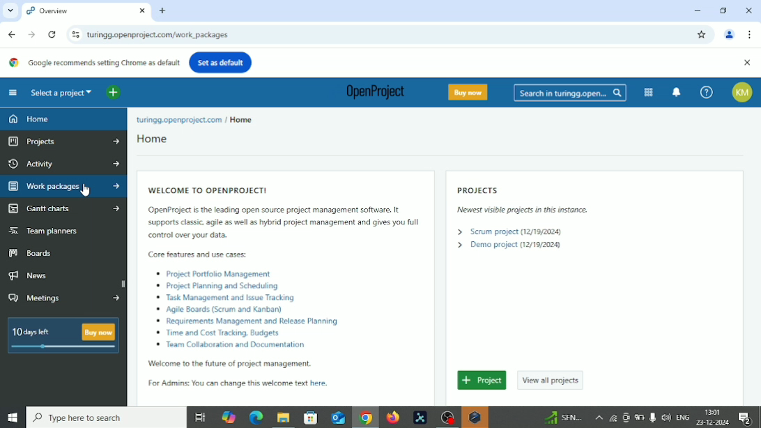 This screenshot has height=428, width=761. What do you see at coordinates (714, 411) in the screenshot?
I see `Time` at bounding box center [714, 411].